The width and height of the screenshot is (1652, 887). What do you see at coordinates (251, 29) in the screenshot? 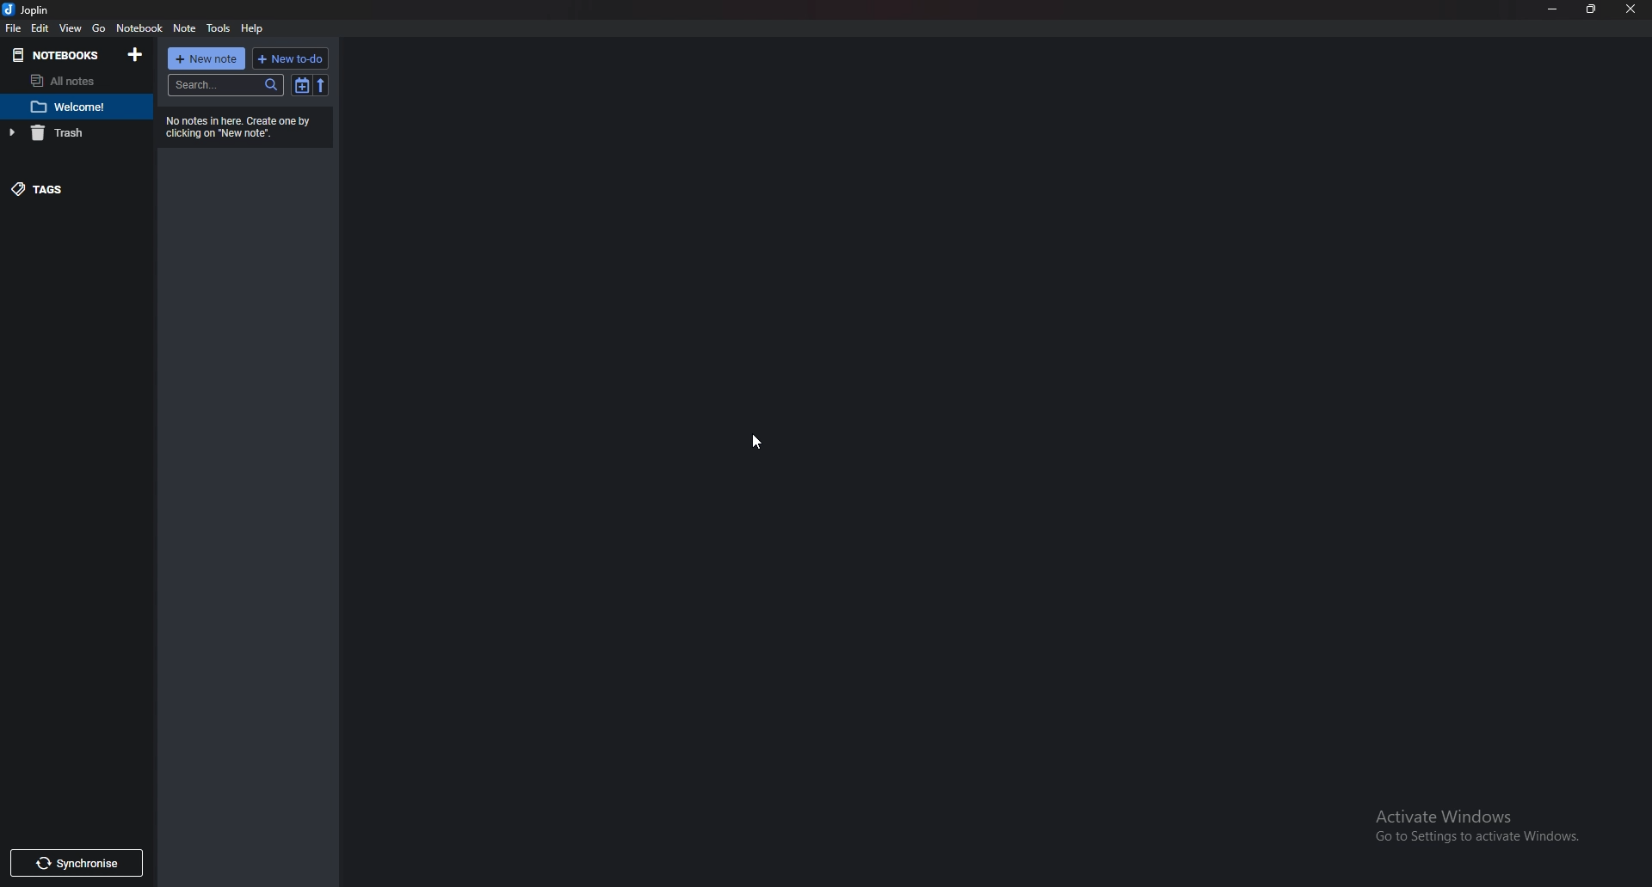
I see `help` at bounding box center [251, 29].